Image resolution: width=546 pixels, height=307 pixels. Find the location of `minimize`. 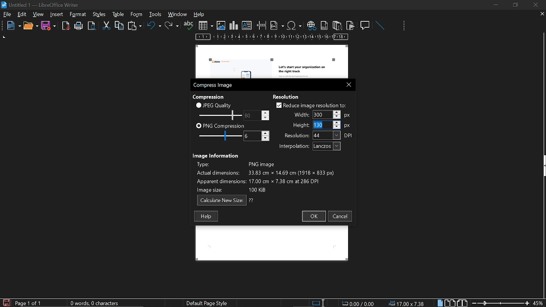

minimize is located at coordinates (496, 5).